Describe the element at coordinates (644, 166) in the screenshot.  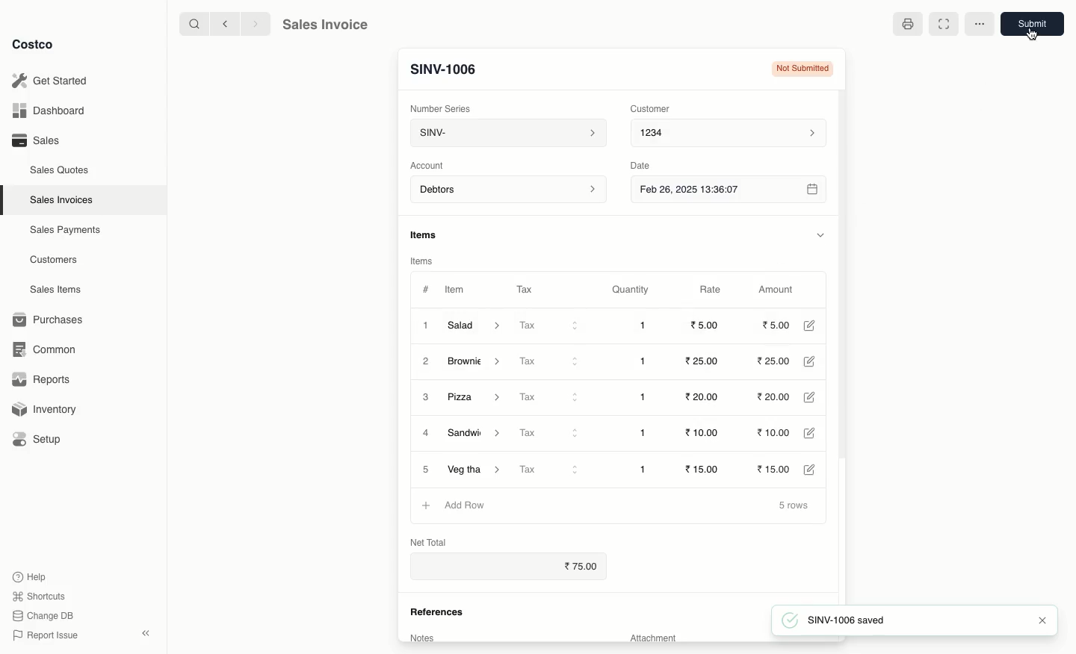
I see `Date` at that location.